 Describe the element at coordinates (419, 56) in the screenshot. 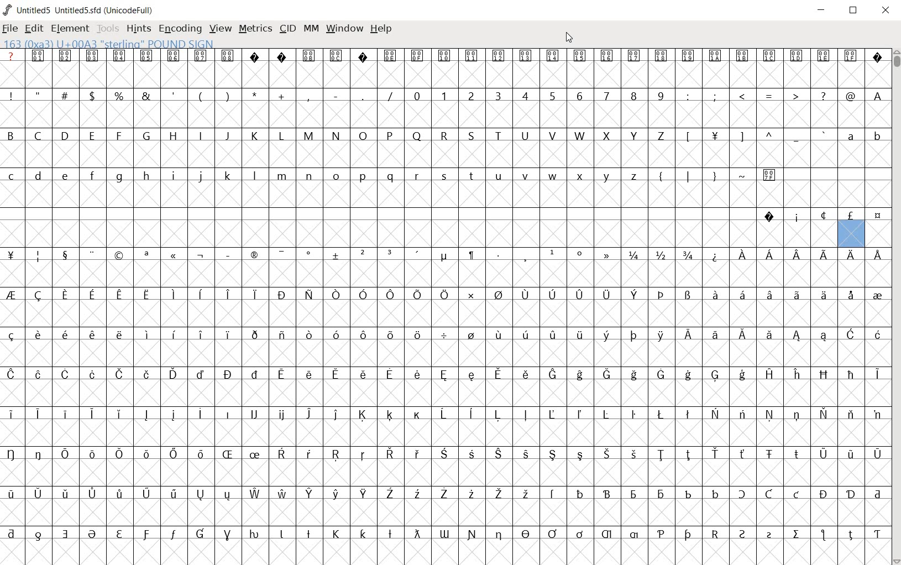

I see `Symbol` at that location.